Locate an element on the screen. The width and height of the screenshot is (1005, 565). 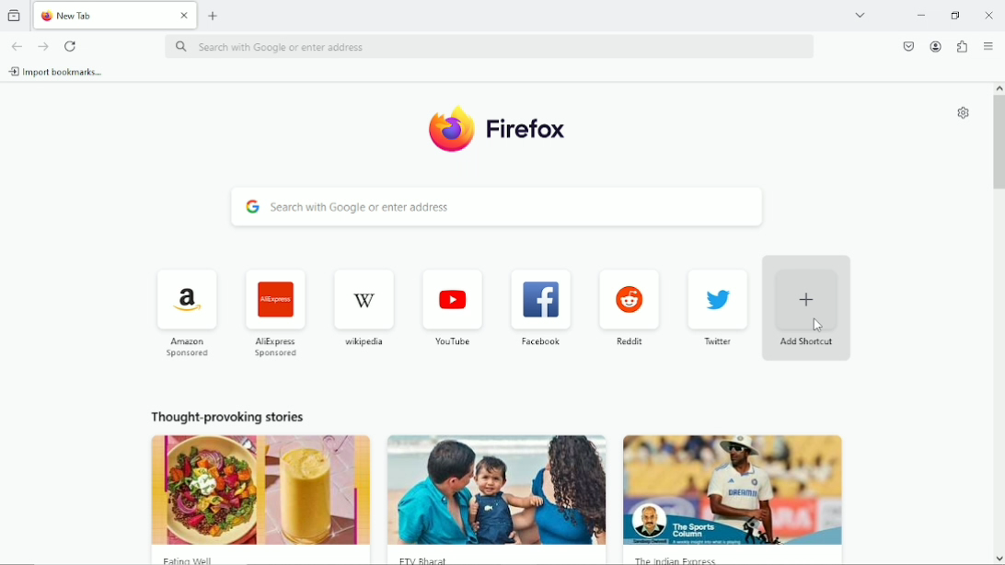
list all tabs is located at coordinates (860, 14).